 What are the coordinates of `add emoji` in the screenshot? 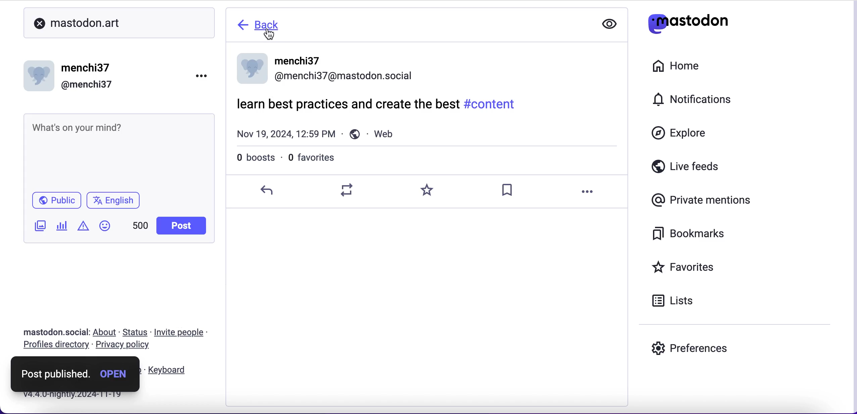 It's located at (105, 229).